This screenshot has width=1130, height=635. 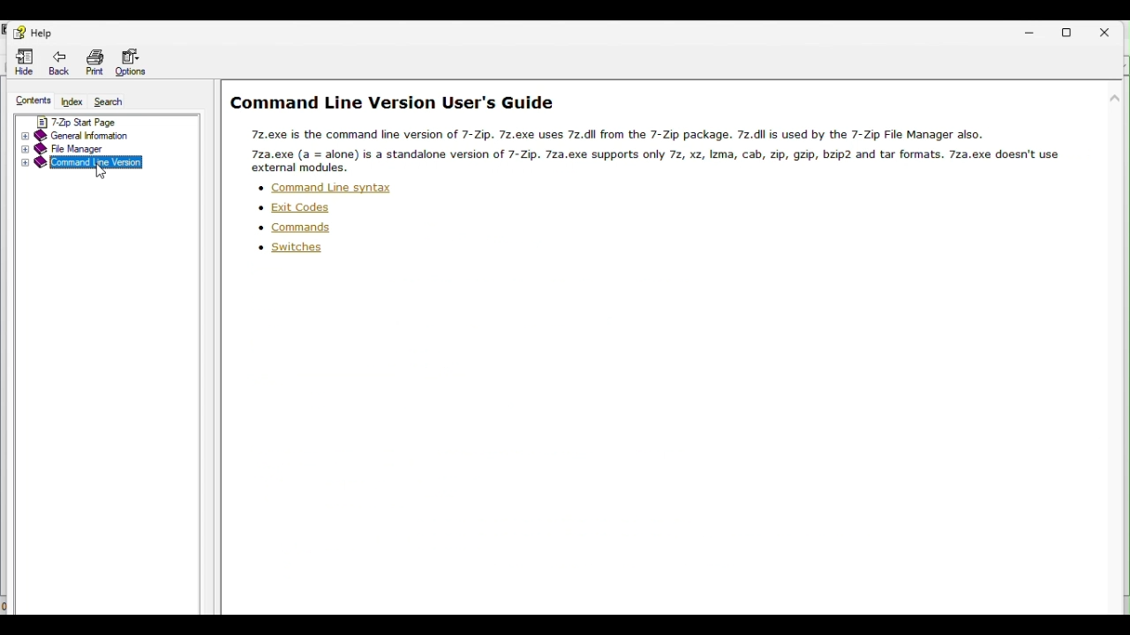 I want to click on Search, so click(x=109, y=102).